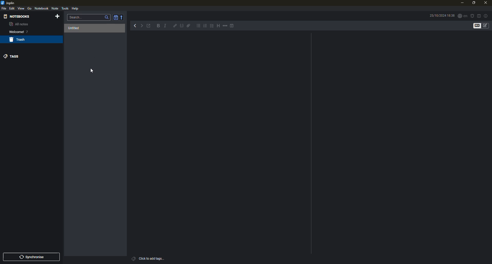 This screenshot has height=264, width=492. I want to click on close, so click(485, 2).